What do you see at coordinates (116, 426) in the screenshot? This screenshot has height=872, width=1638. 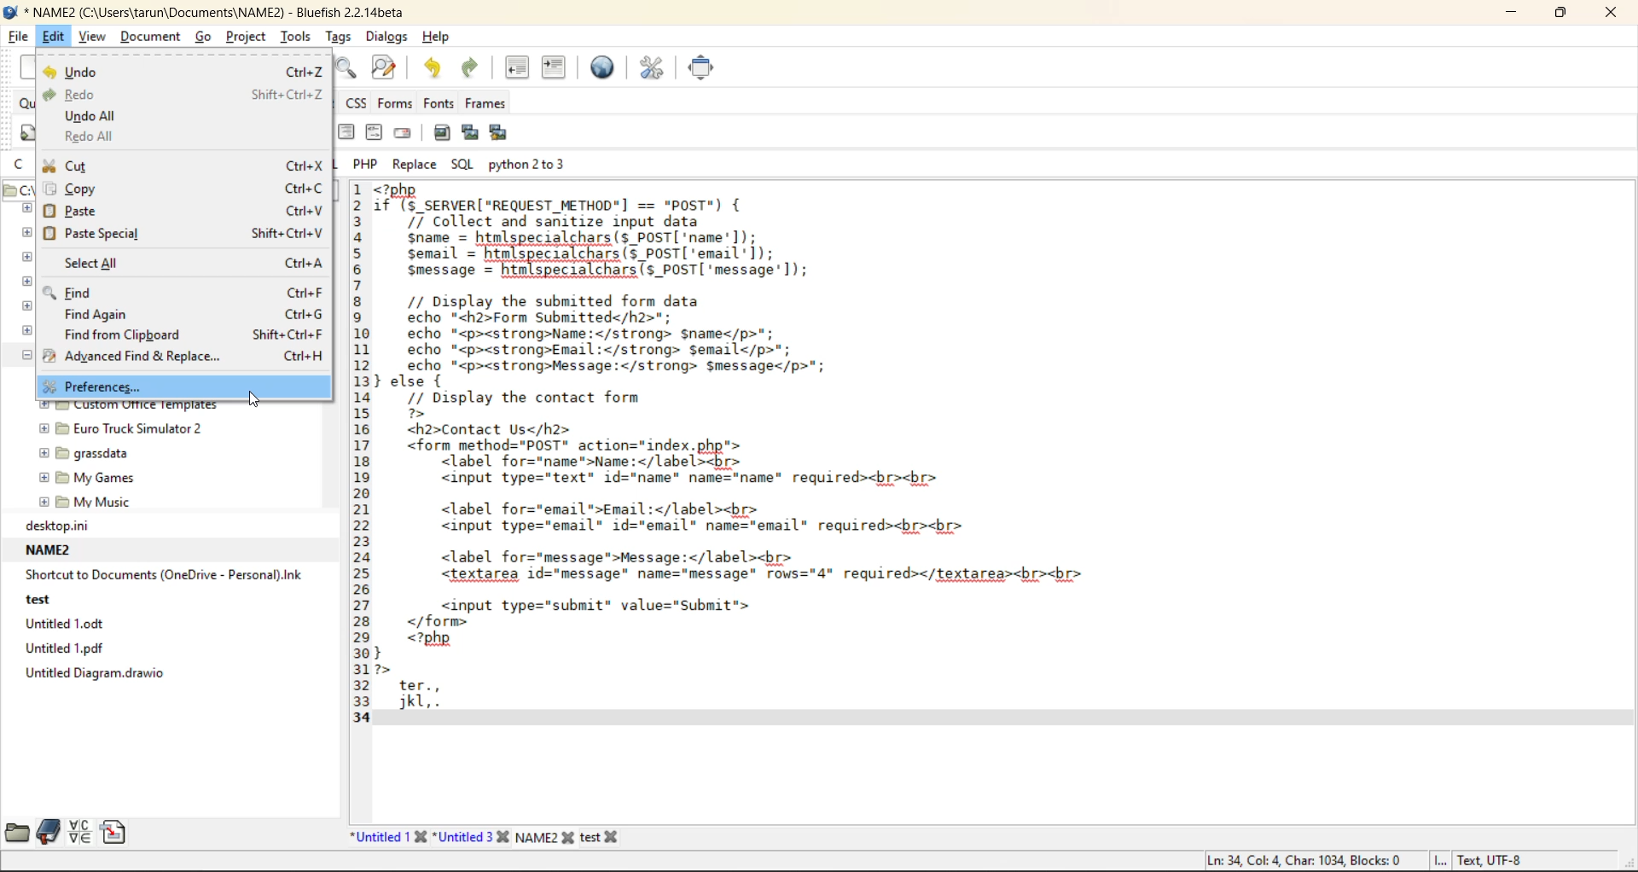 I see `euro truck simulator 2` at bounding box center [116, 426].